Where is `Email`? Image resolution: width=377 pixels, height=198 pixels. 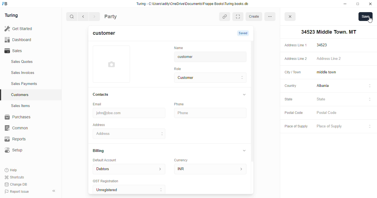
Email is located at coordinates (98, 104).